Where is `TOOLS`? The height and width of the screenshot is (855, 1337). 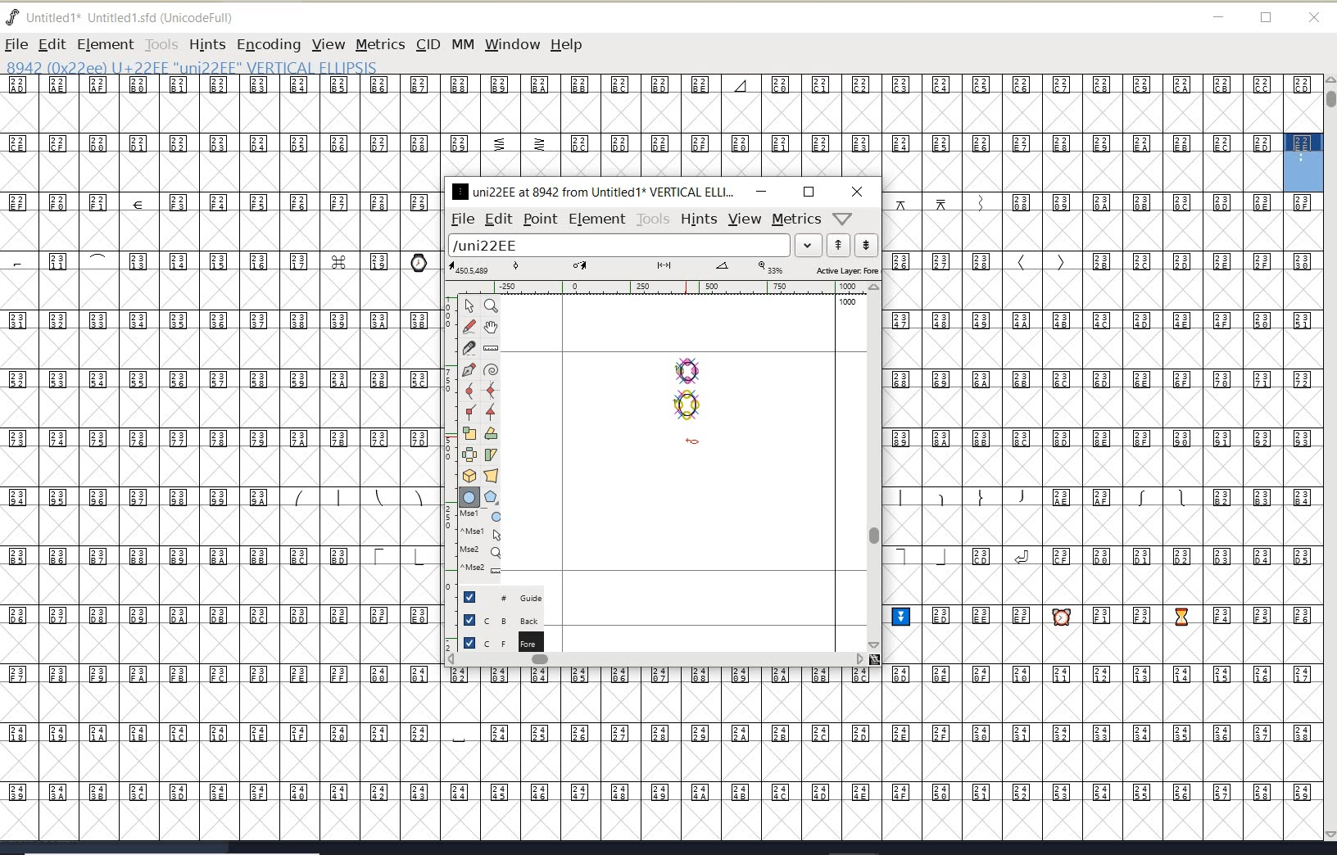
TOOLS is located at coordinates (161, 44).